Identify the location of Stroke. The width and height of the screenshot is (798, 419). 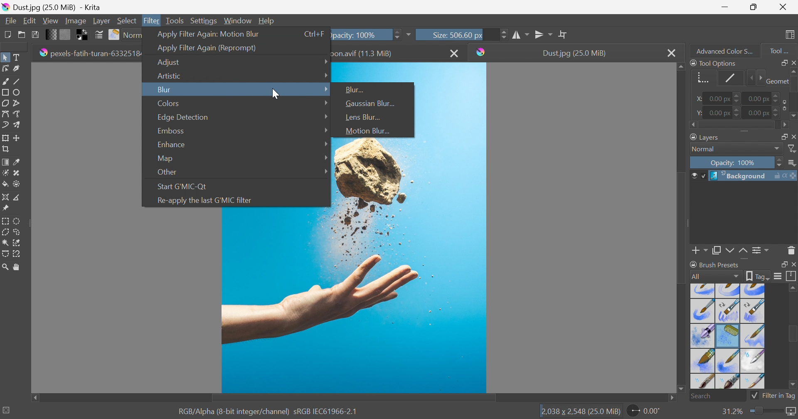
(731, 78).